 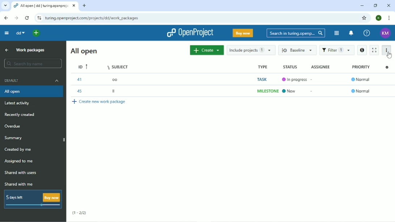 What do you see at coordinates (19, 115) in the screenshot?
I see `Recently created` at bounding box center [19, 115].